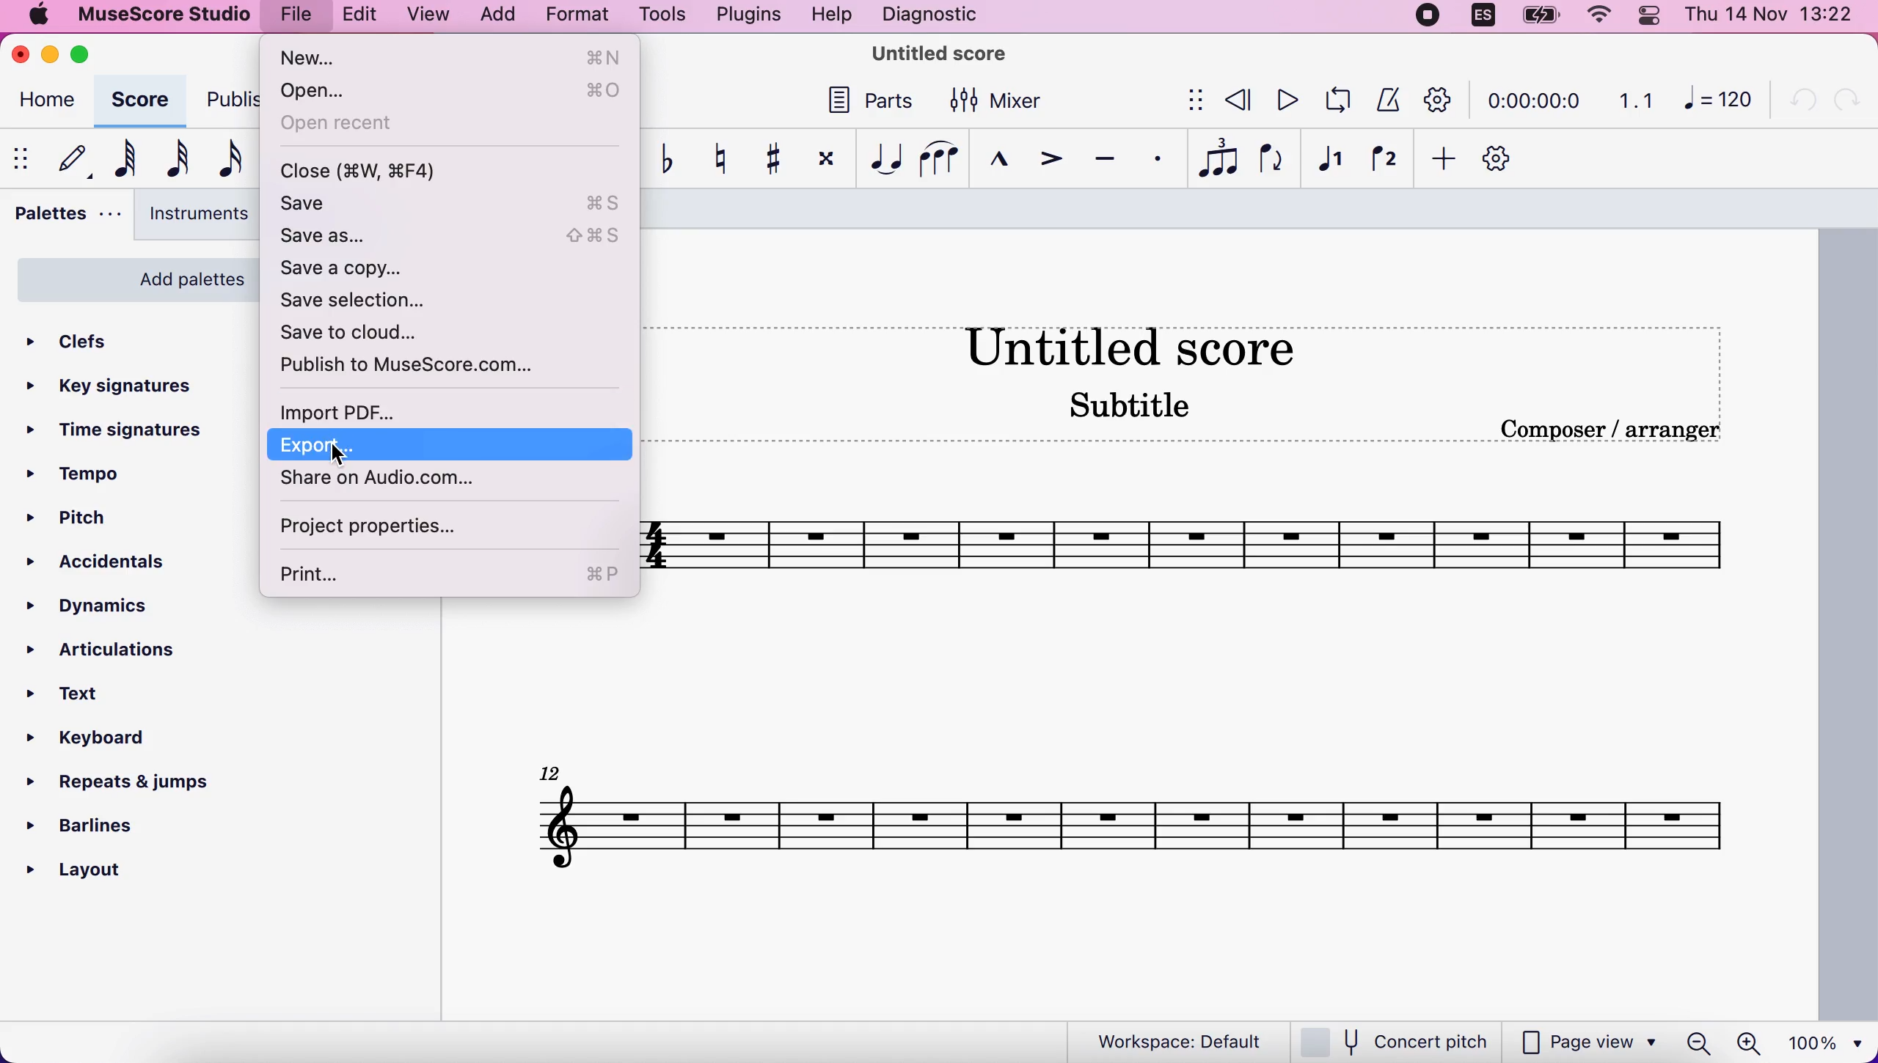 The width and height of the screenshot is (1878, 1063). Describe the element at coordinates (940, 52) in the screenshot. I see `title` at that location.